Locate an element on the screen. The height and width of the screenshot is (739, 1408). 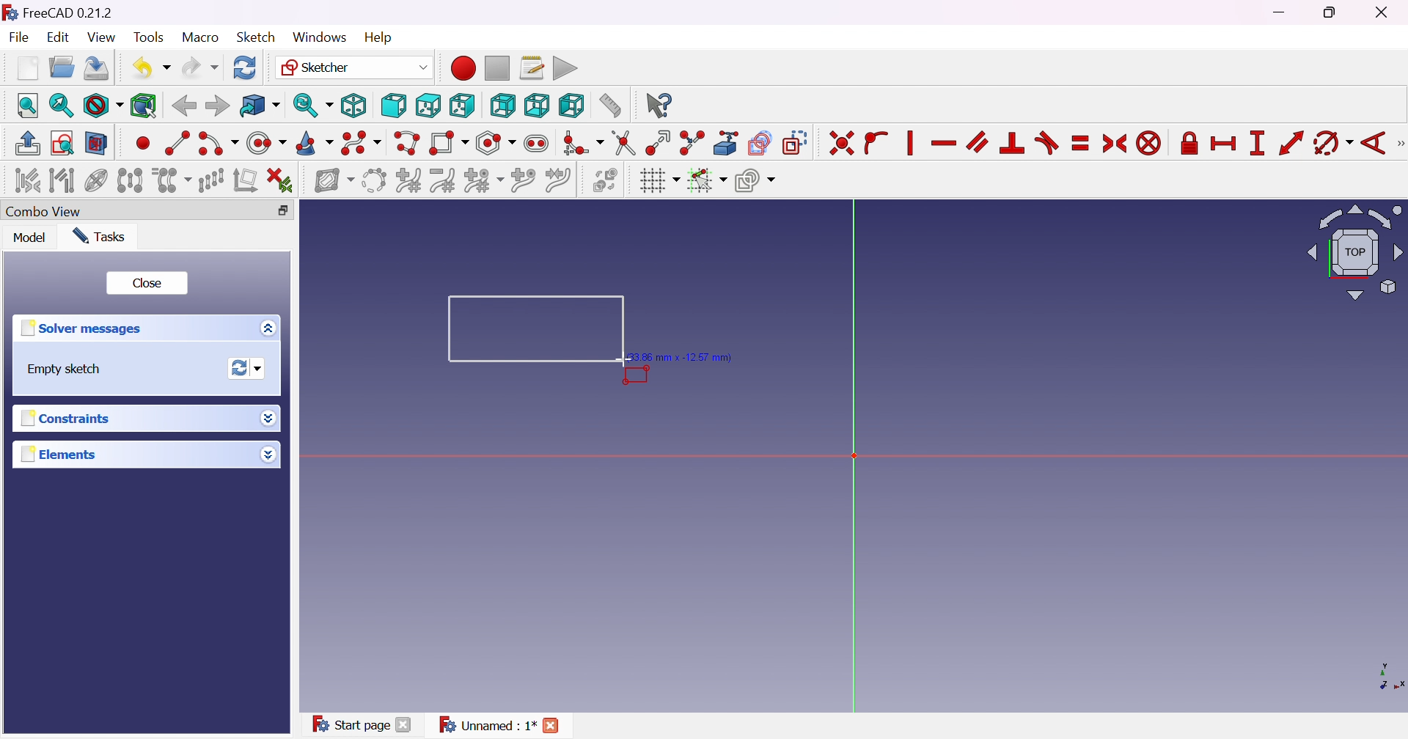
Elements is located at coordinates (59, 454).